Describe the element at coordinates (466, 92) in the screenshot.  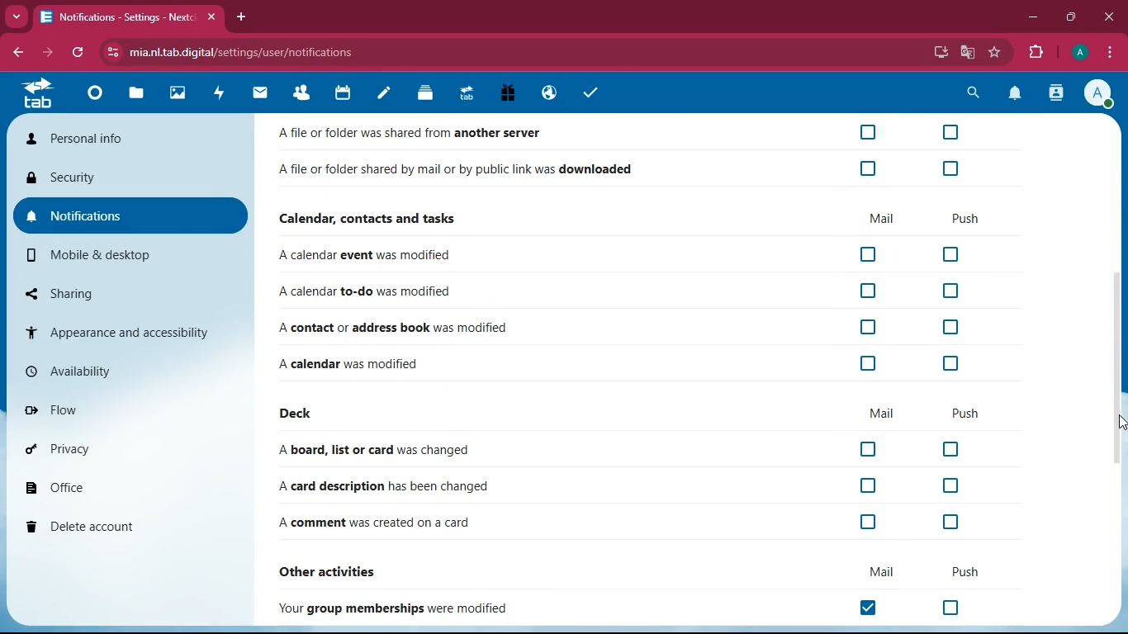
I see `tab` at that location.